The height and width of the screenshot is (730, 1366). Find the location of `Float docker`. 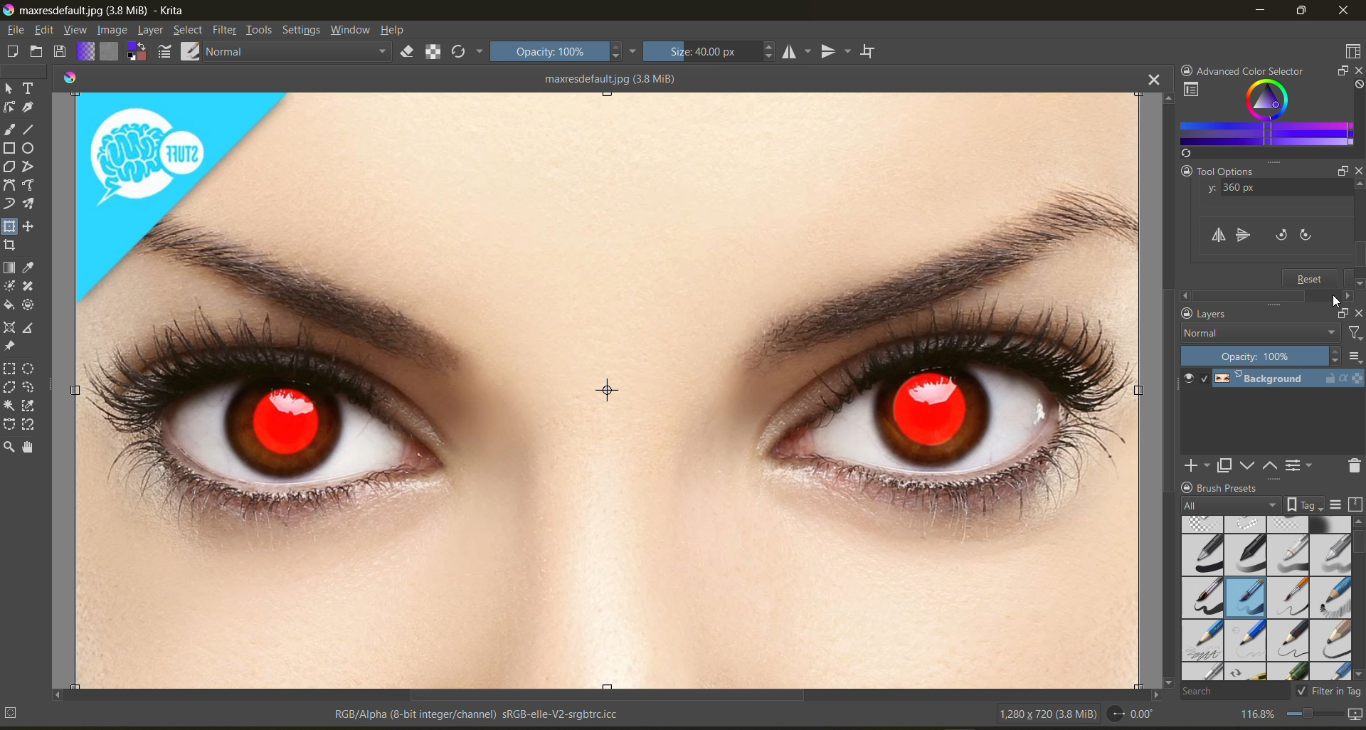

Float docker is located at coordinates (1335, 171).